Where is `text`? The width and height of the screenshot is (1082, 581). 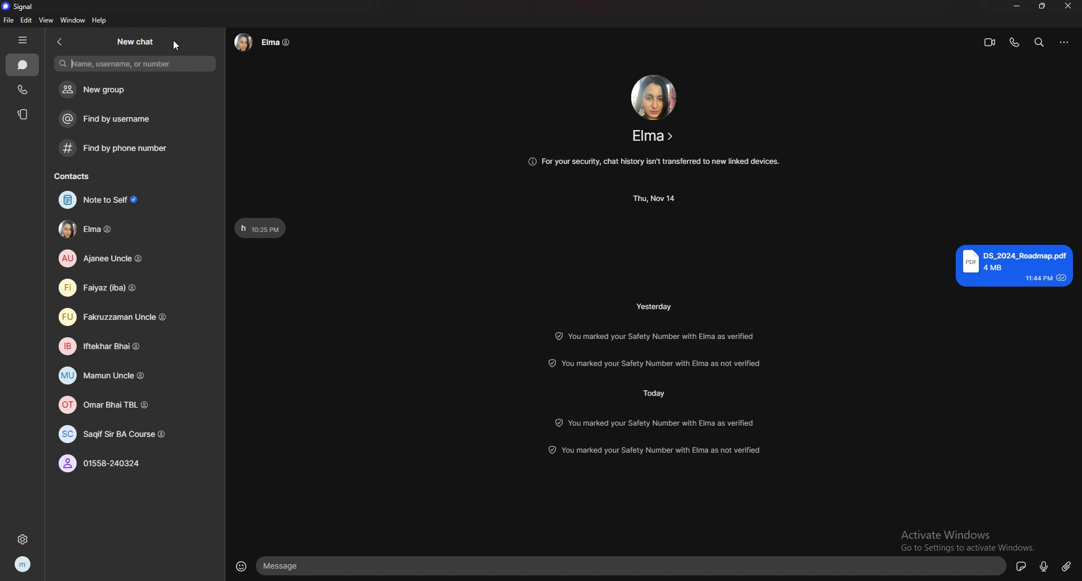 text is located at coordinates (261, 229).